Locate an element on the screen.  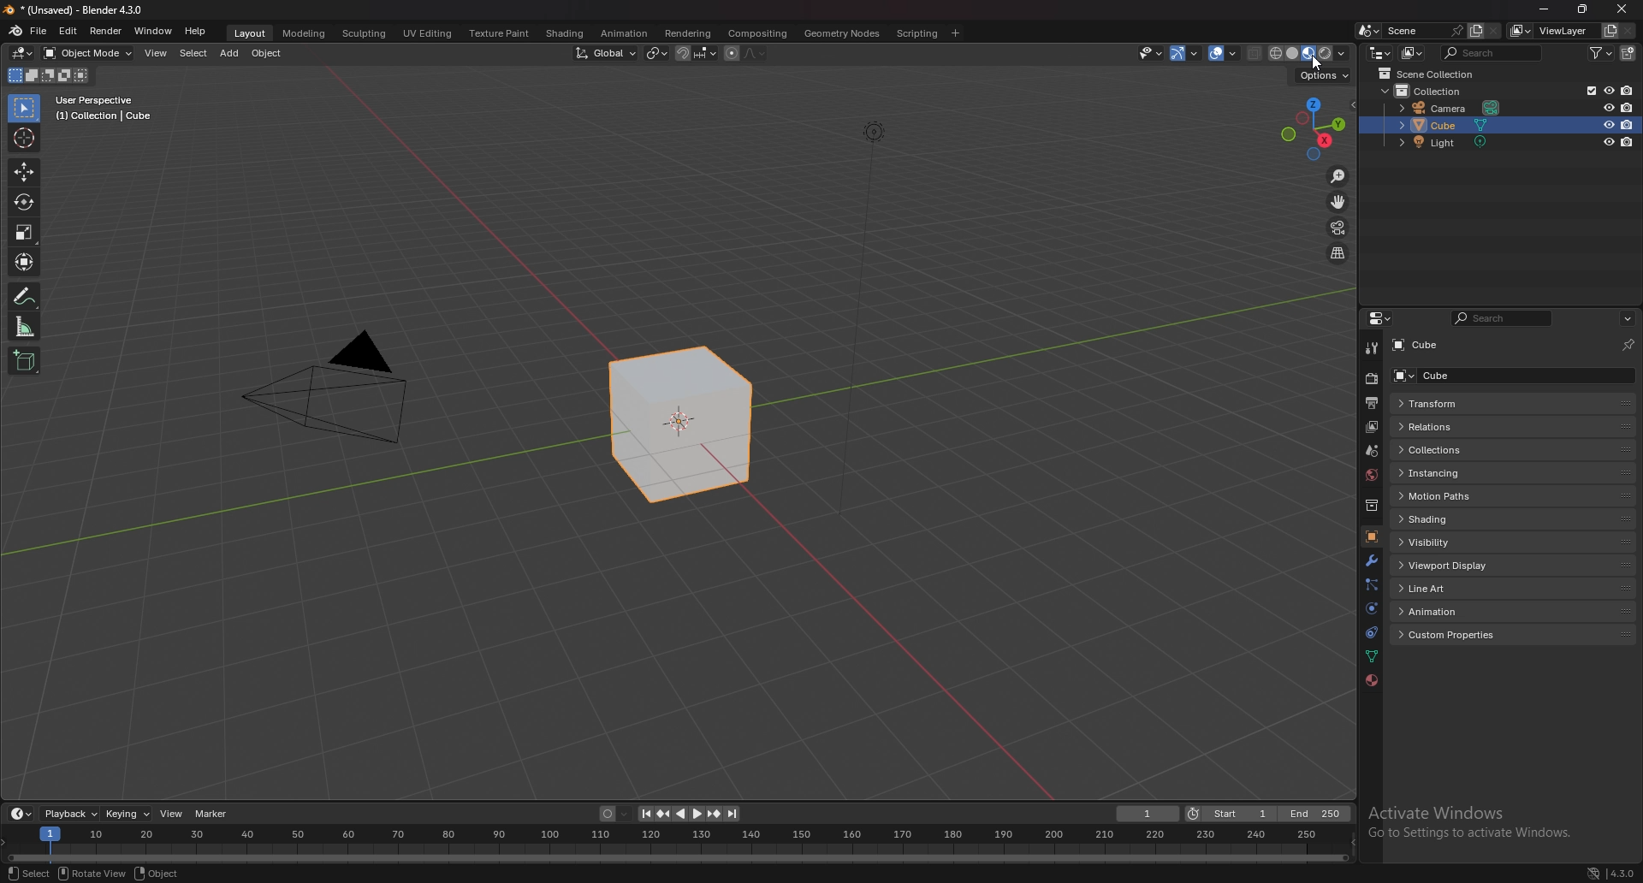
snapping is located at coordinates (697, 53).